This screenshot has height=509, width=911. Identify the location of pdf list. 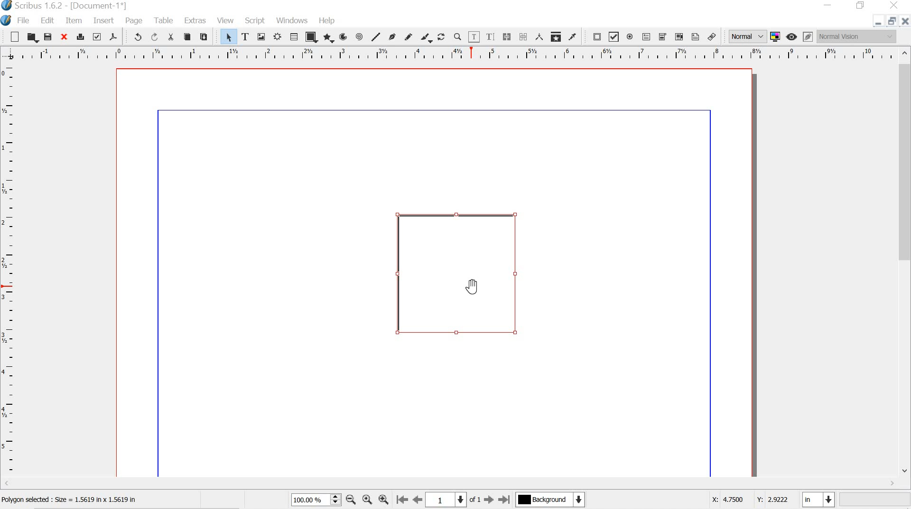
(679, 36).